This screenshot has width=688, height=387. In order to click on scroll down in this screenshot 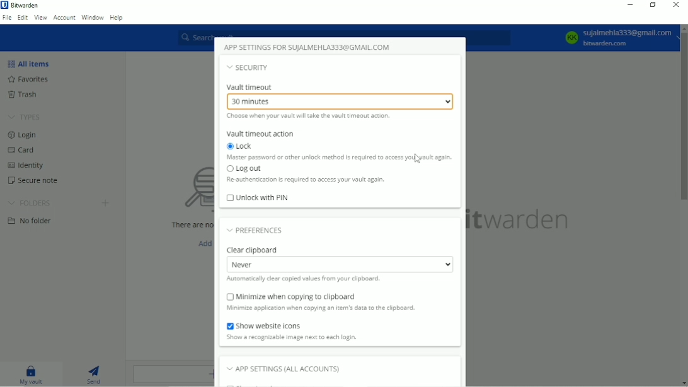, I will do `click(683, 383)`.